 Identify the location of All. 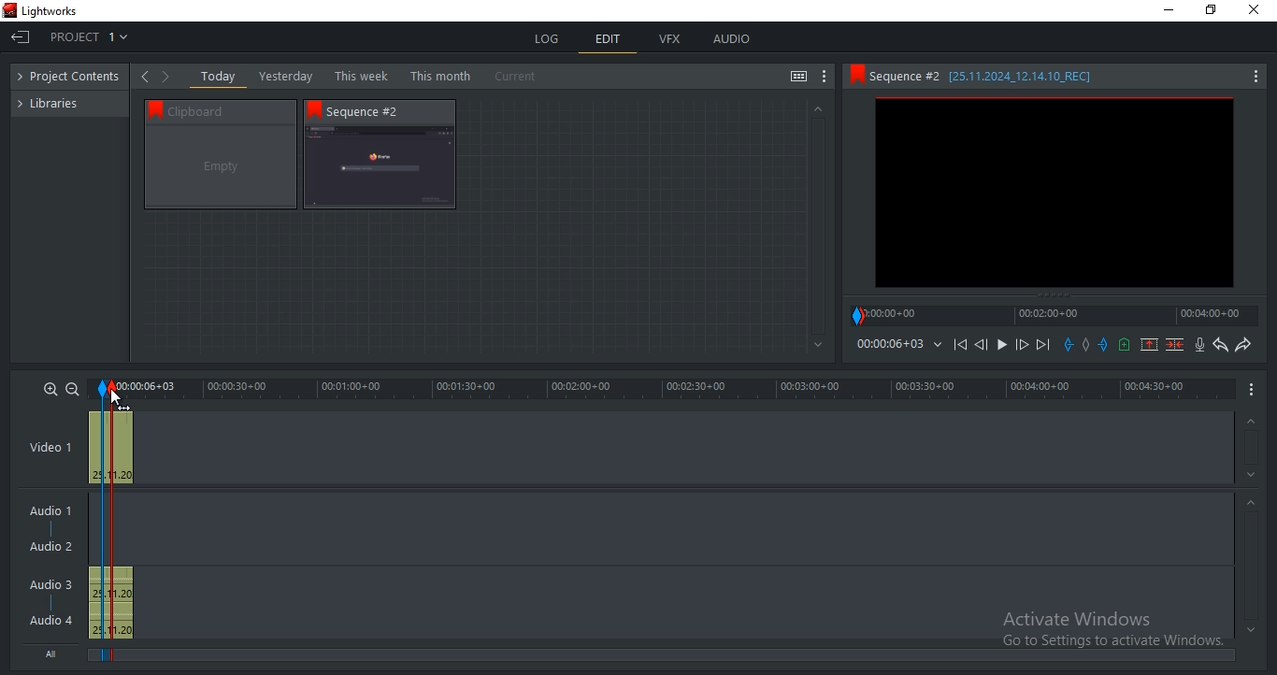
(55, 652).